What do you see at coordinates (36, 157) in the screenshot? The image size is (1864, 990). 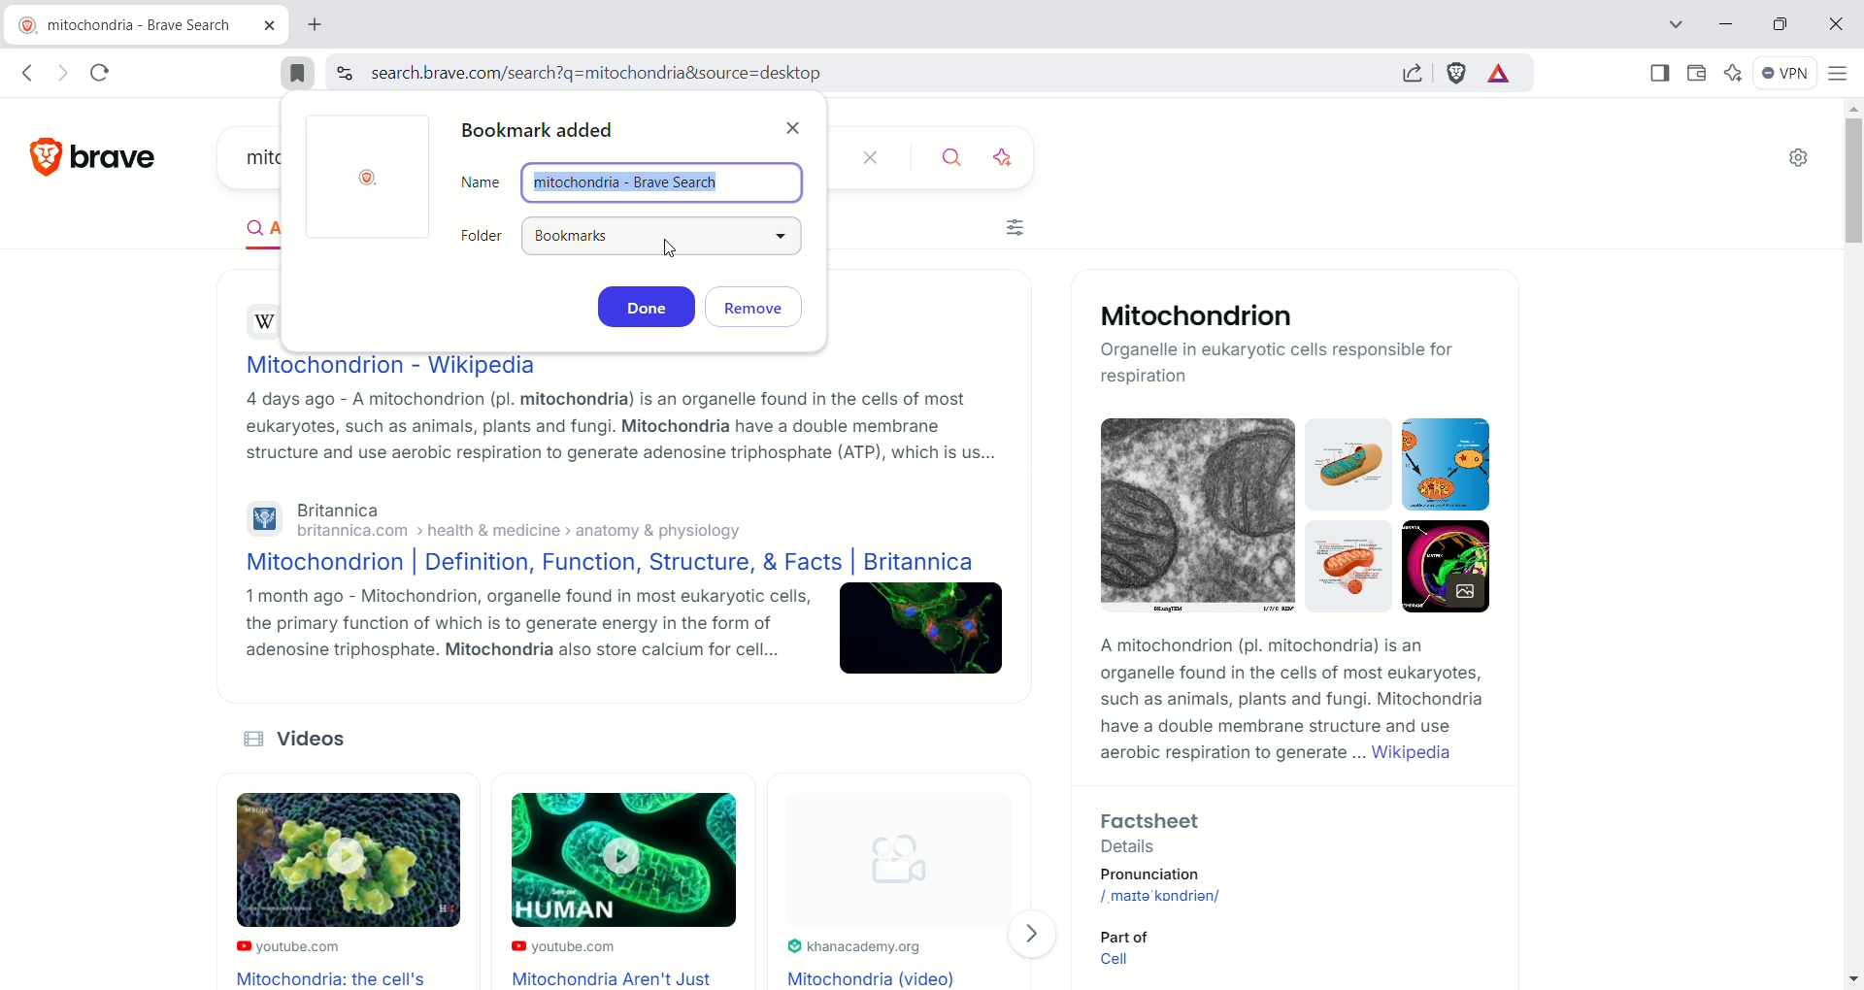 I see `logo` at bounding box center [36, 157].